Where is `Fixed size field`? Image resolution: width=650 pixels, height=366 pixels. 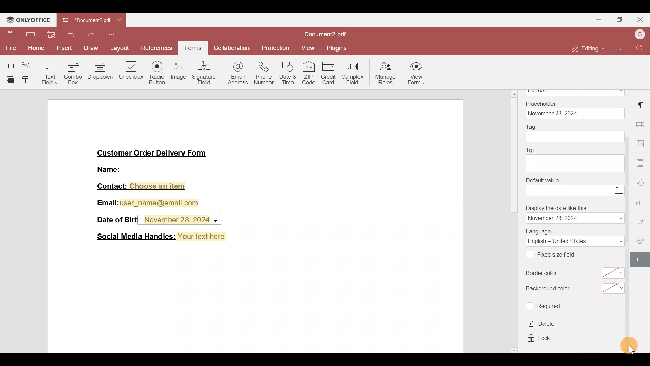 Fixed size field is located at coordinates (562, 255).